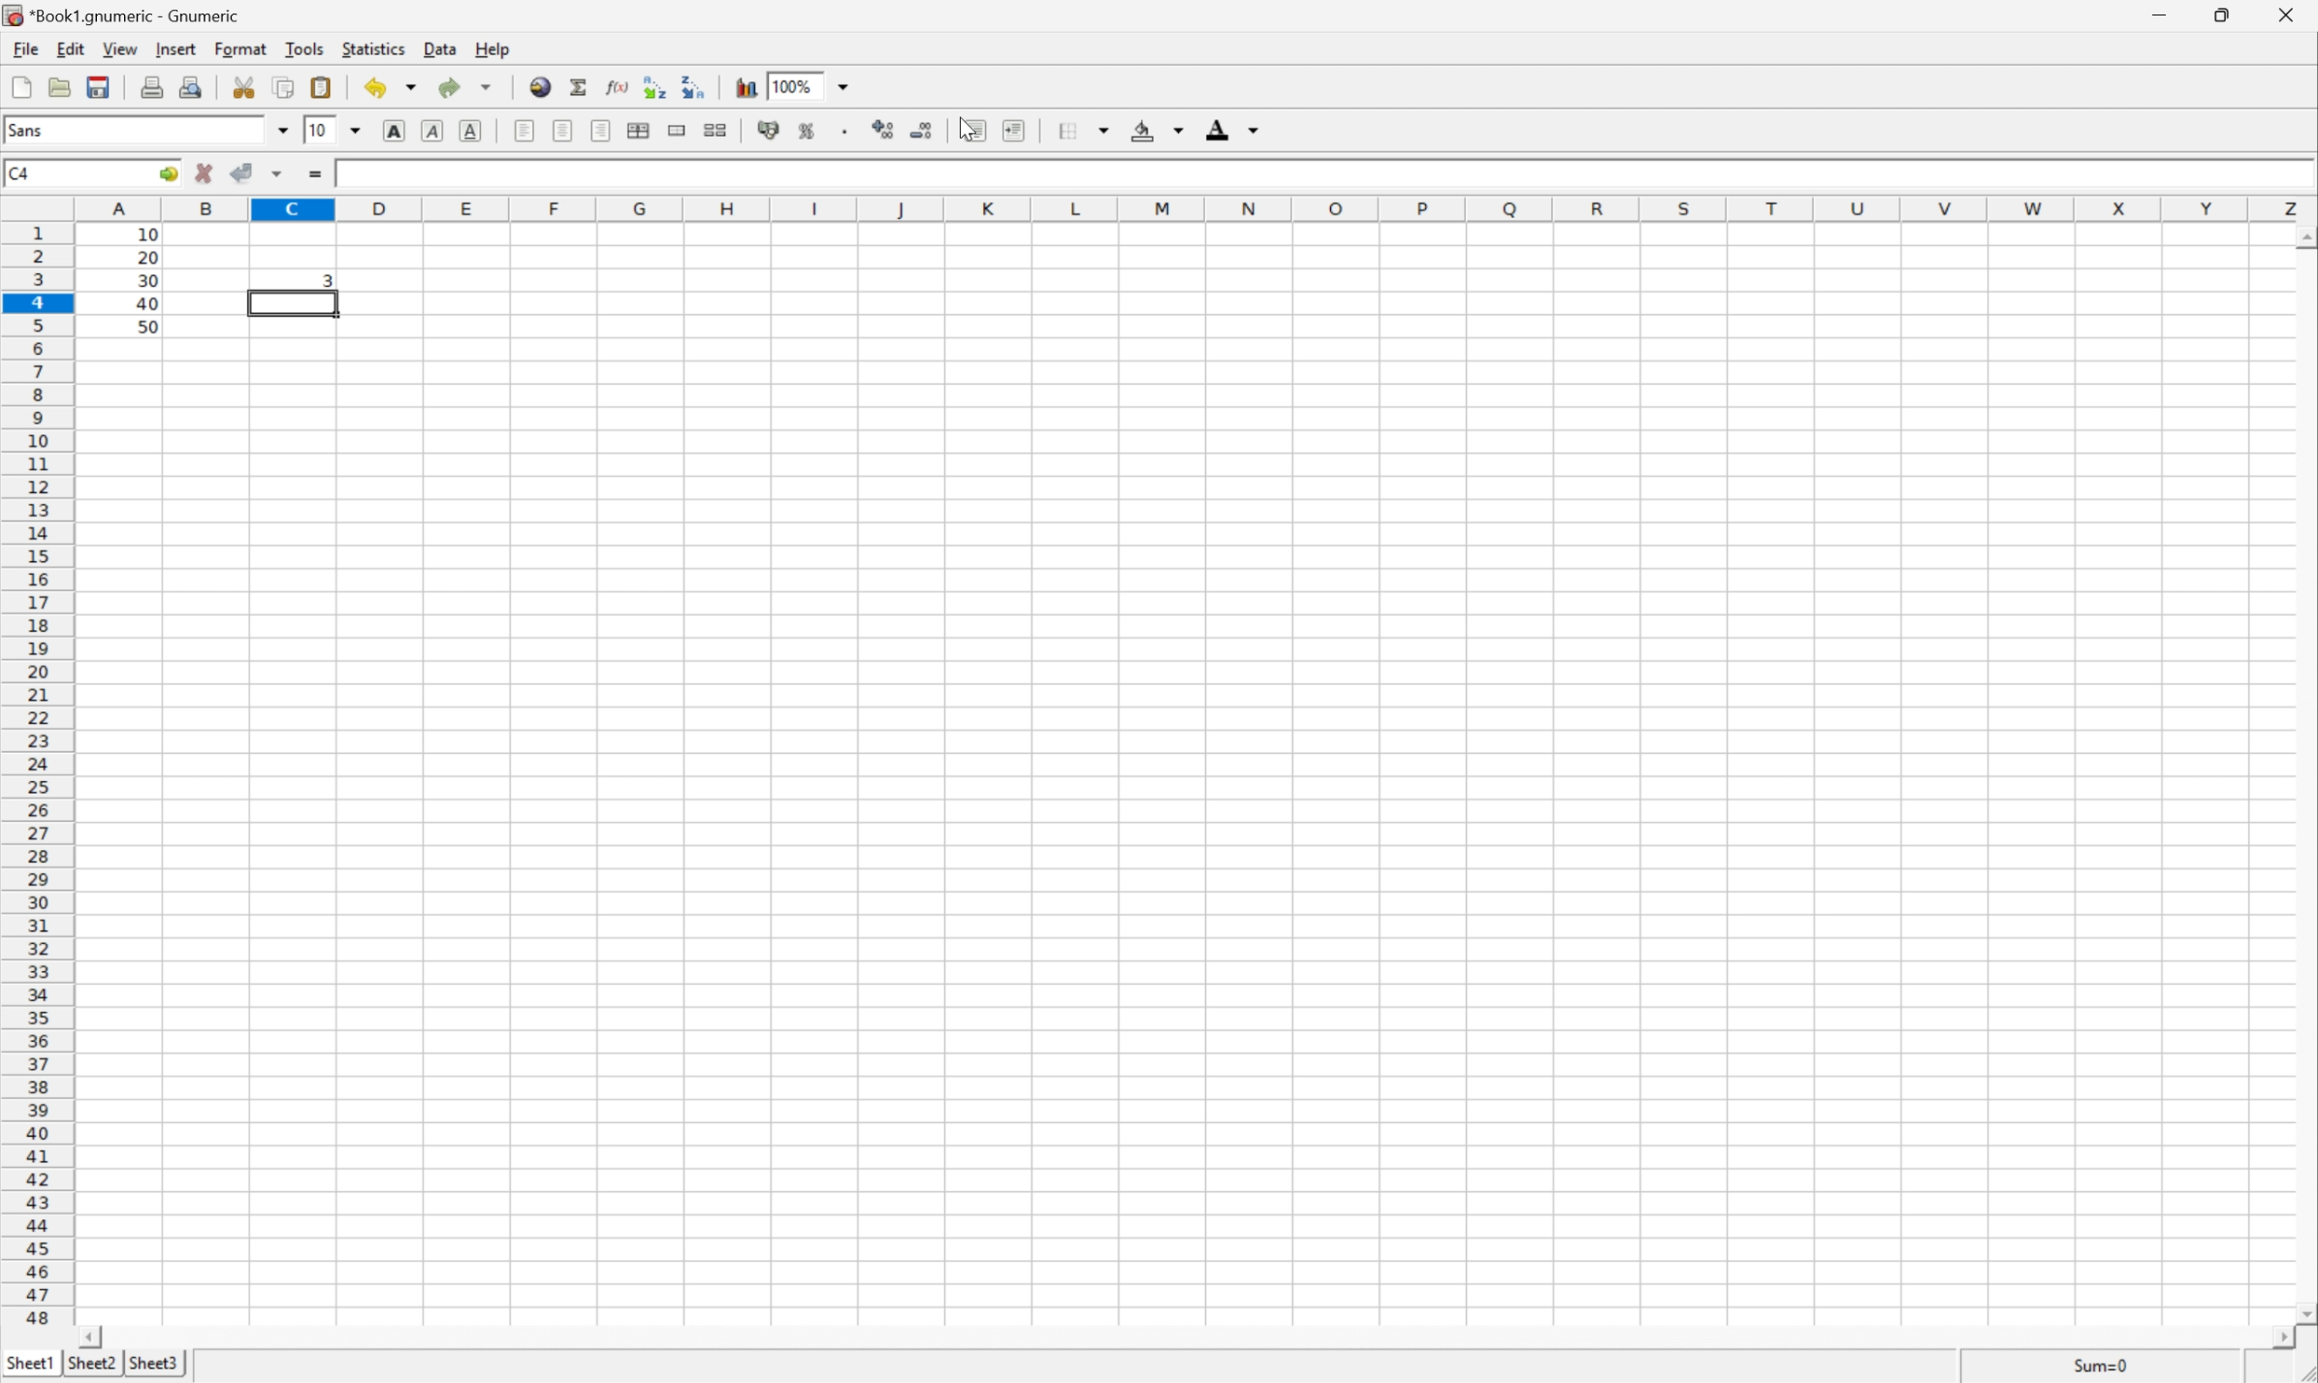 Image resolution: width=2318 pixels, height=1383 pixels. What do you see at coordinates (71, 46) in the screenshot?
I see `Edit` at bounding box center [71, 46].